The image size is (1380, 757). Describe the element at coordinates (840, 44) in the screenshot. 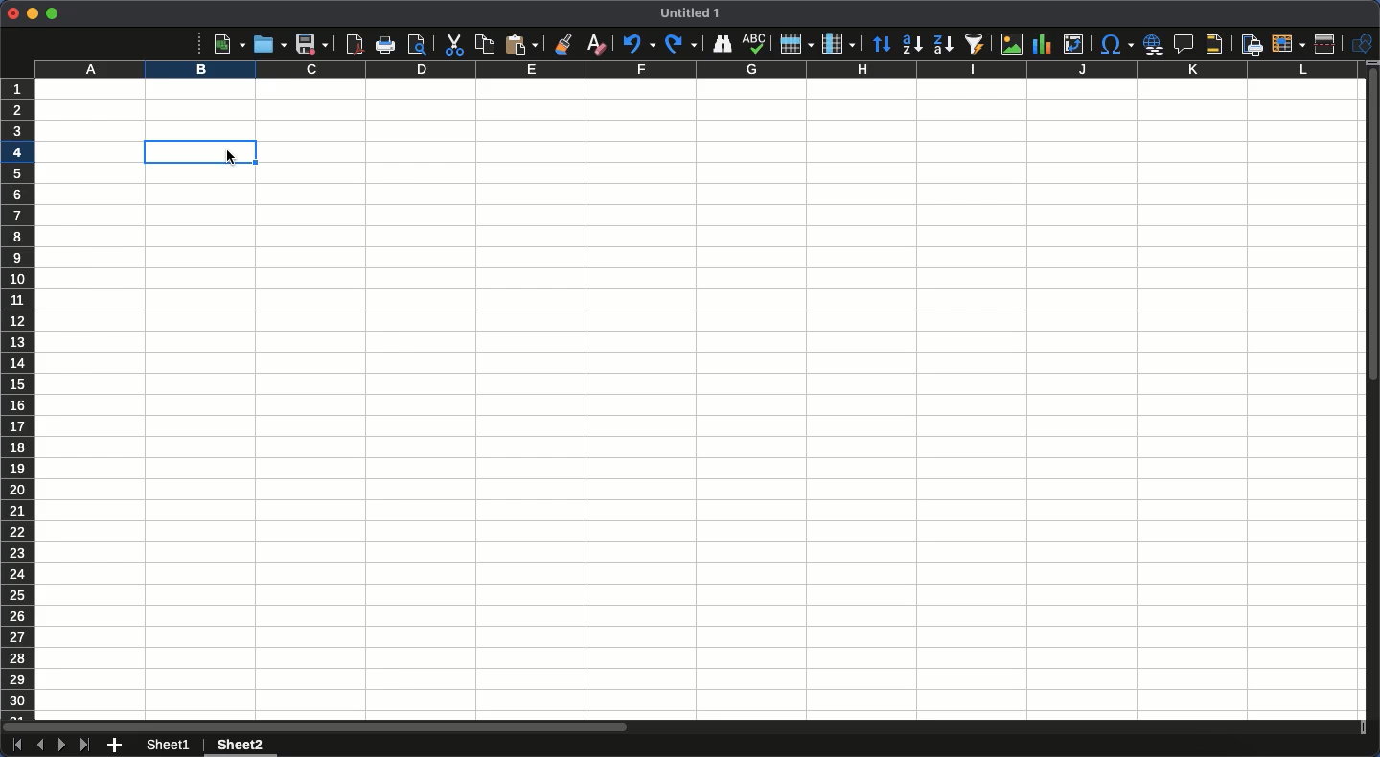

I see `Column` at that location.